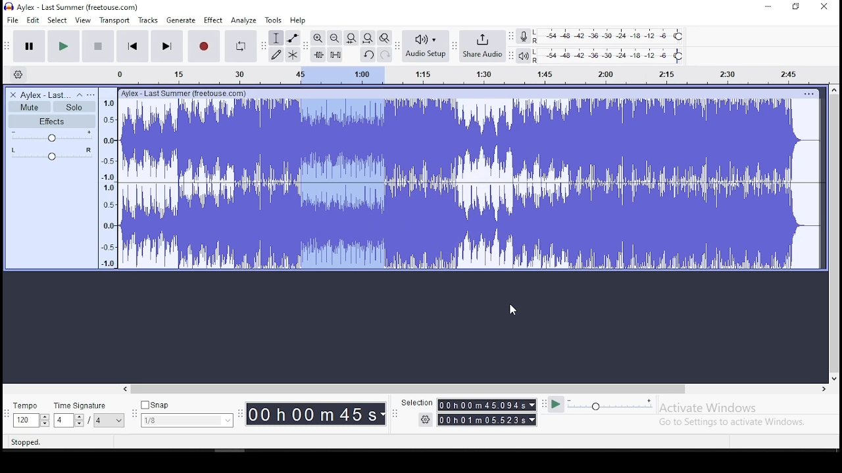 The height and width of the screenshot is (473, 842). I want to click on envelope tool, so click(293, 38).